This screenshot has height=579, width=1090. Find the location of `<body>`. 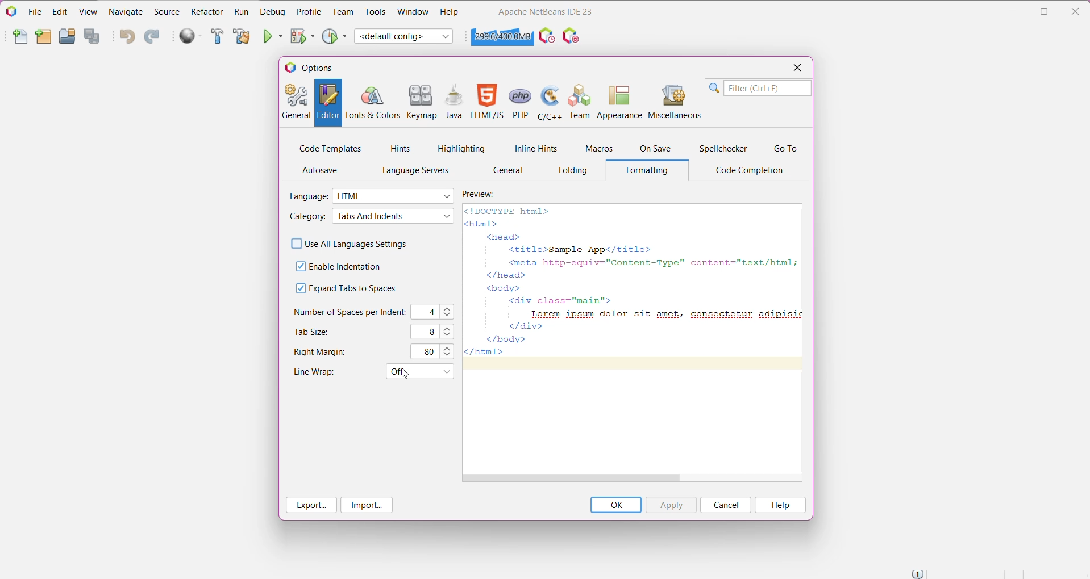

<body> is located at coordinates (499, 287).